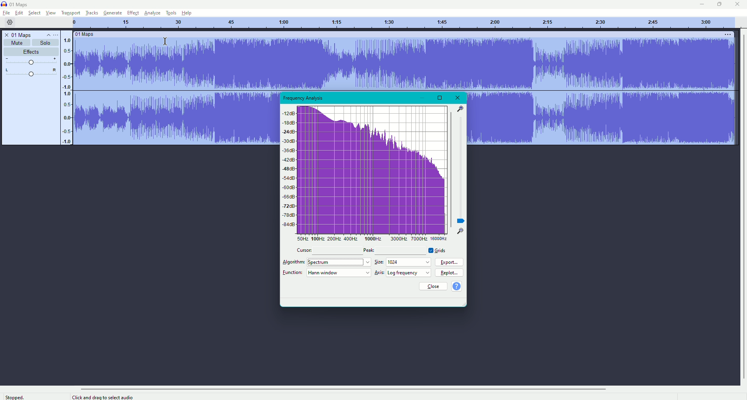  Describe the element at coordinates (433, 286) in the screenshot. I see `Close` at that location.